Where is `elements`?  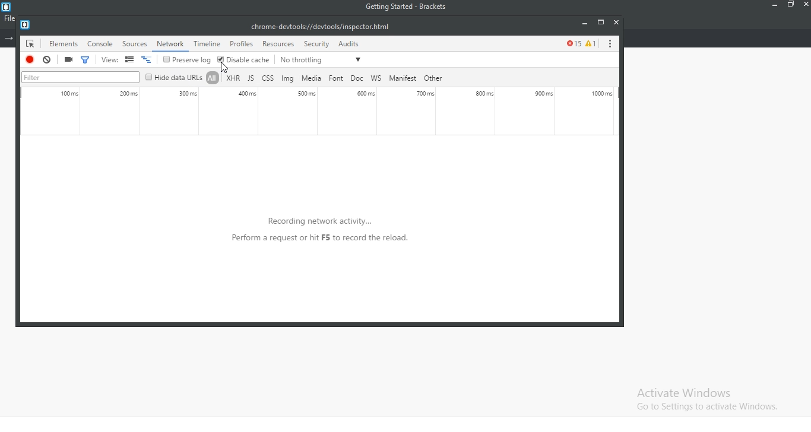 elements is located at coordinates (62, 45).